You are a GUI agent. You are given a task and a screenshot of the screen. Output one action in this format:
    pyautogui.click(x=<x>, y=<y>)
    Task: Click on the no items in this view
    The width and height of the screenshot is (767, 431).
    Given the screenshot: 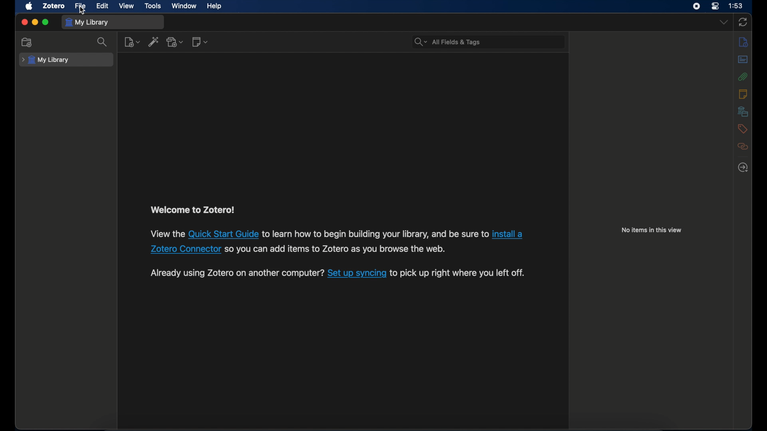 What is the action you would take?
    pyautogui.click(x=652, y=230)
    